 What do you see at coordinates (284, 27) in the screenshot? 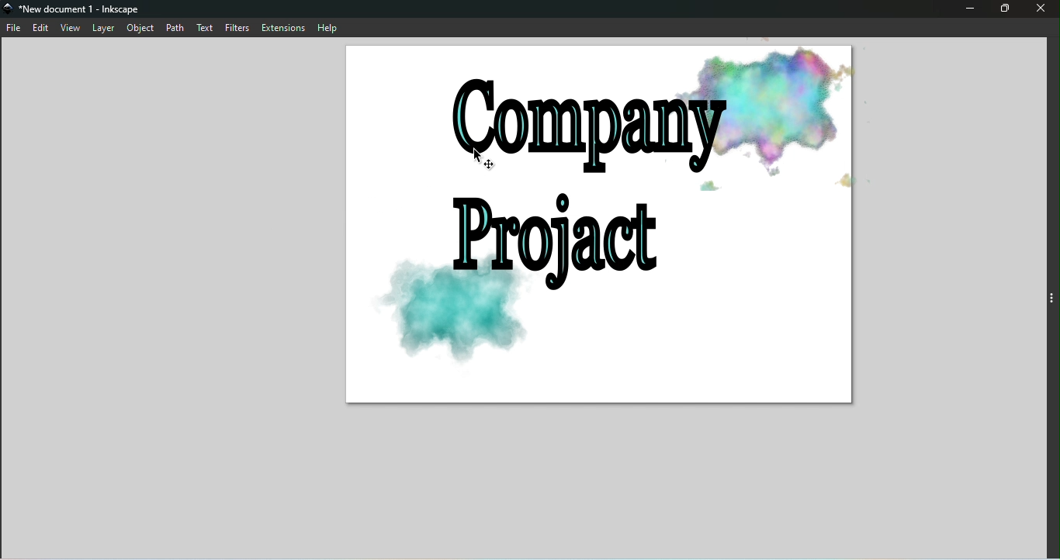
I see `Extensions` at bounding box center [284, 27].